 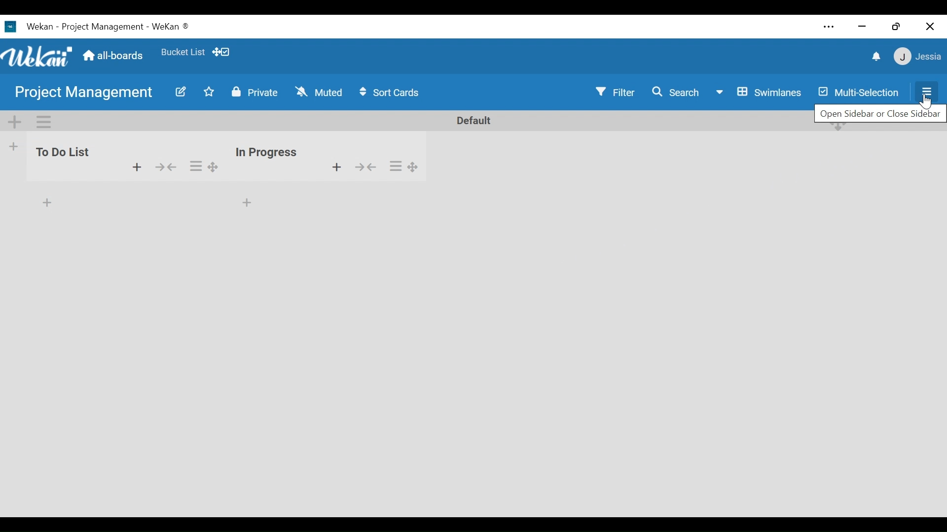 What do you see at coordinates (330, 167) in the screenshot?
I see `add` at bounding box center [330, 167].